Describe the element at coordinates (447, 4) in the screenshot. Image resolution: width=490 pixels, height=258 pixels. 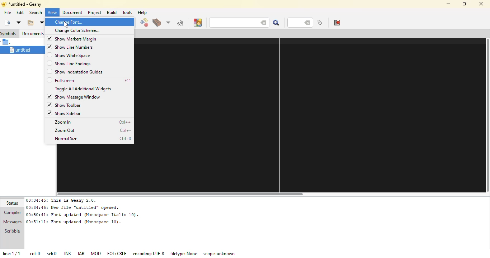
I see `minimize` at that location.